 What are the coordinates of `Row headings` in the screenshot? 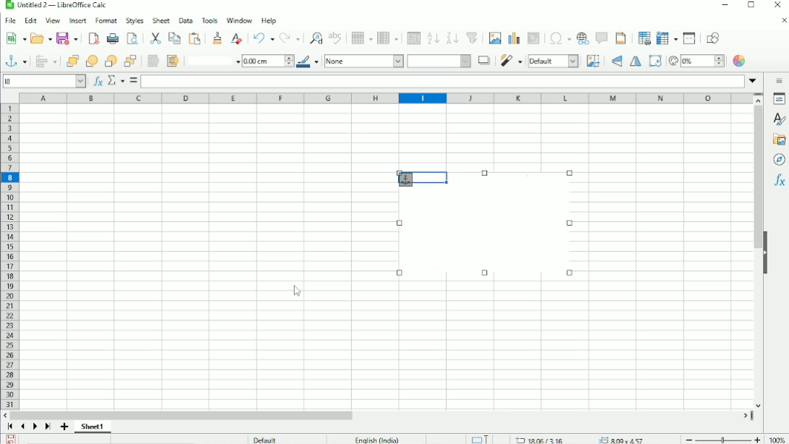 It's located at (11, 257).